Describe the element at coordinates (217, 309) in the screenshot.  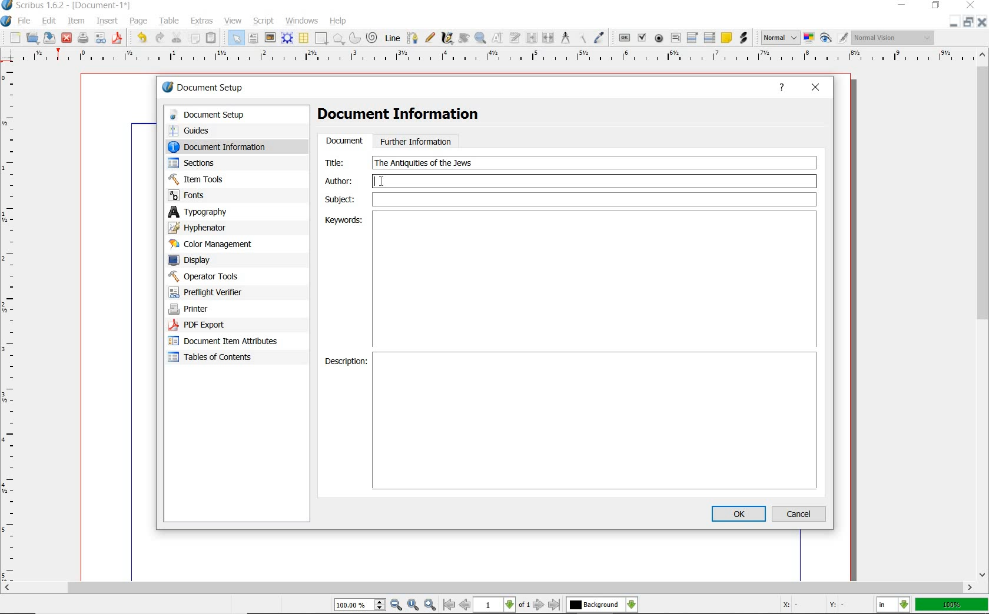
I see `printer` at that location.